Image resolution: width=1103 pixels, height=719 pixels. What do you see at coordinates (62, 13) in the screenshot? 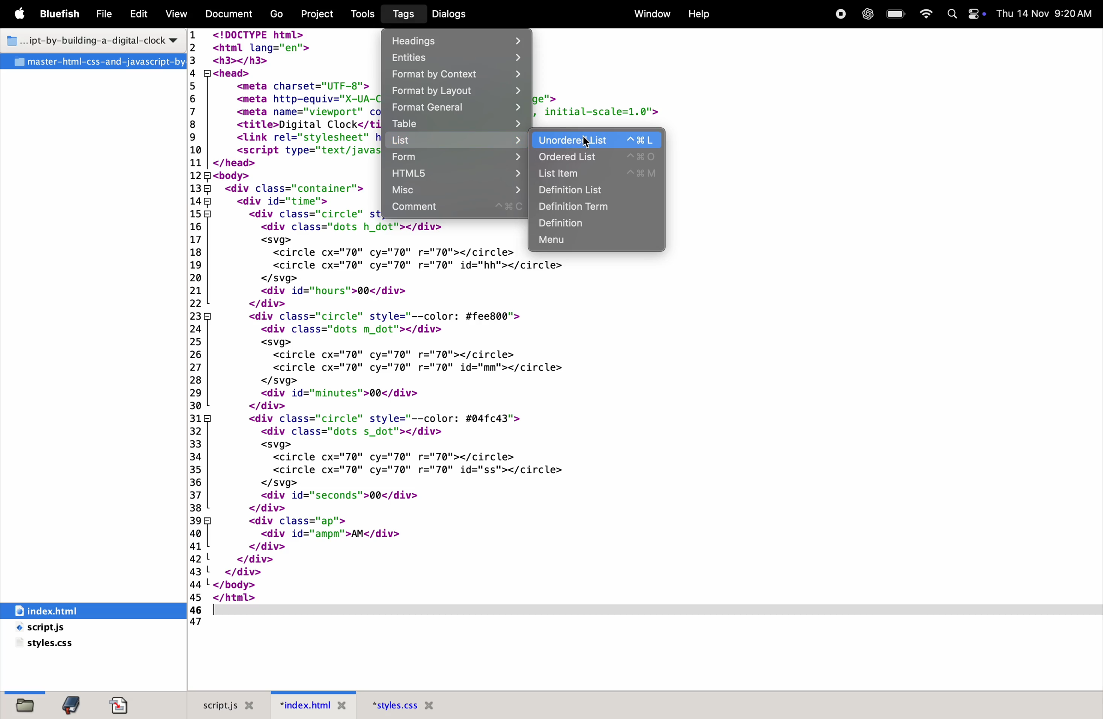
I see `BLuefish` at bounding box center [62, 13].